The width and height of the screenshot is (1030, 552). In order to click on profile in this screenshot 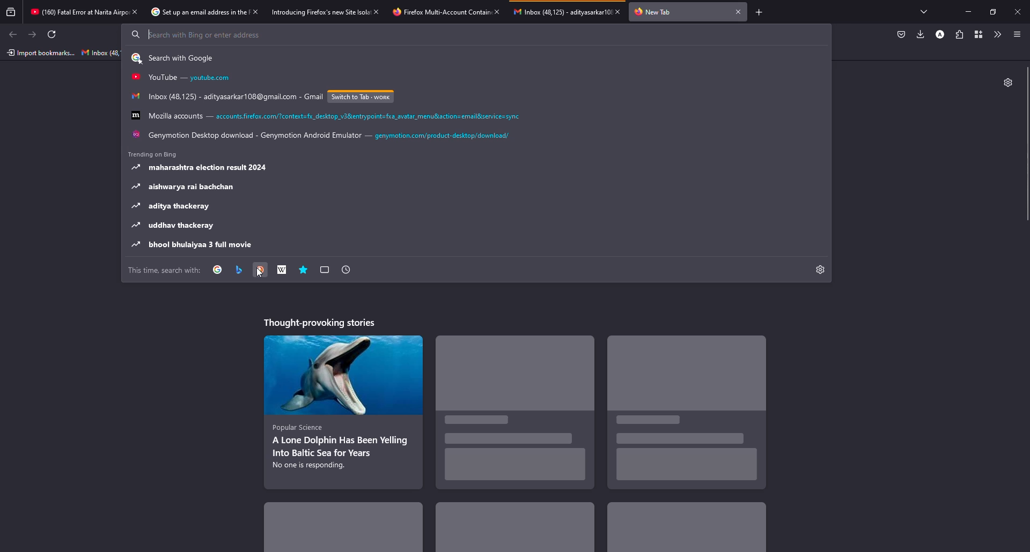, I will do `click(940, 35)`.